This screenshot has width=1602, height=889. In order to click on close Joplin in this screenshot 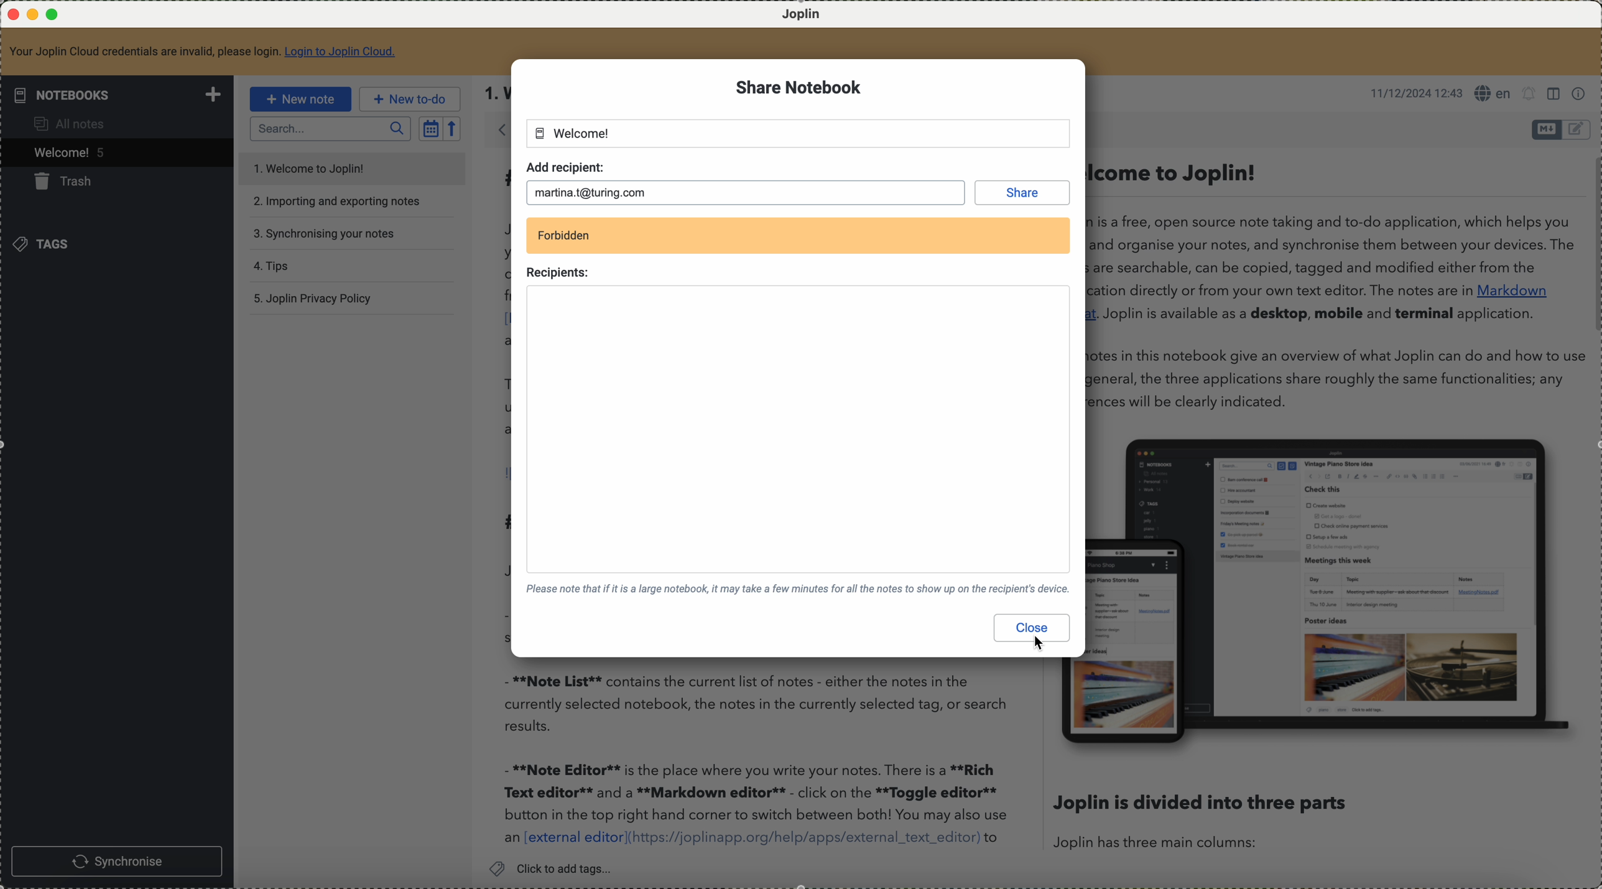, I will do `click(12, 15)`.